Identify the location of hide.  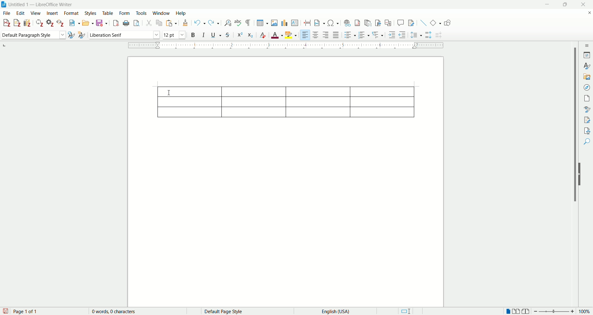
(579, 174).